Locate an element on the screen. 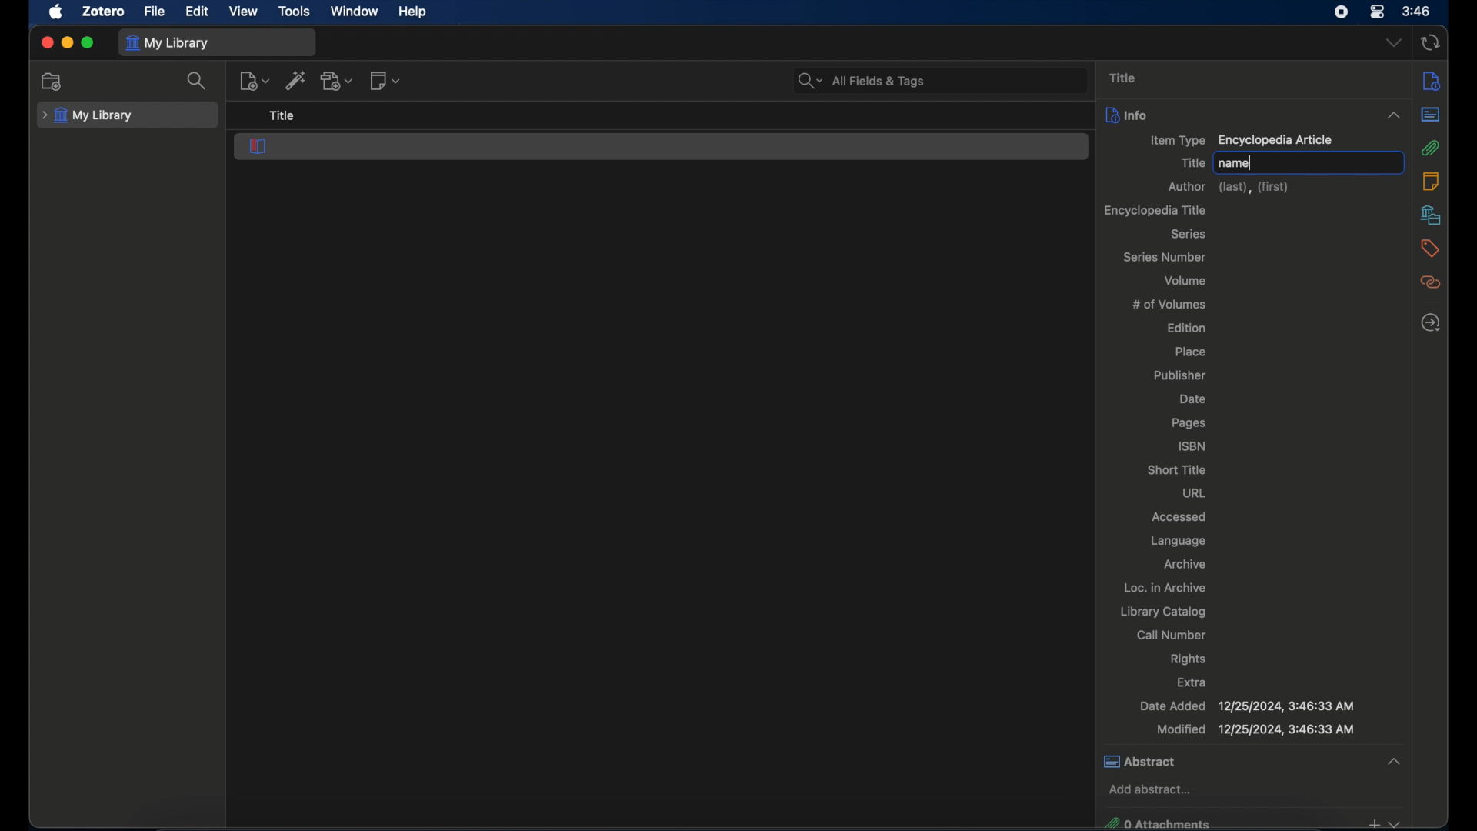 The image size is (1477, 831). date is located at coordinates (1192, 399).